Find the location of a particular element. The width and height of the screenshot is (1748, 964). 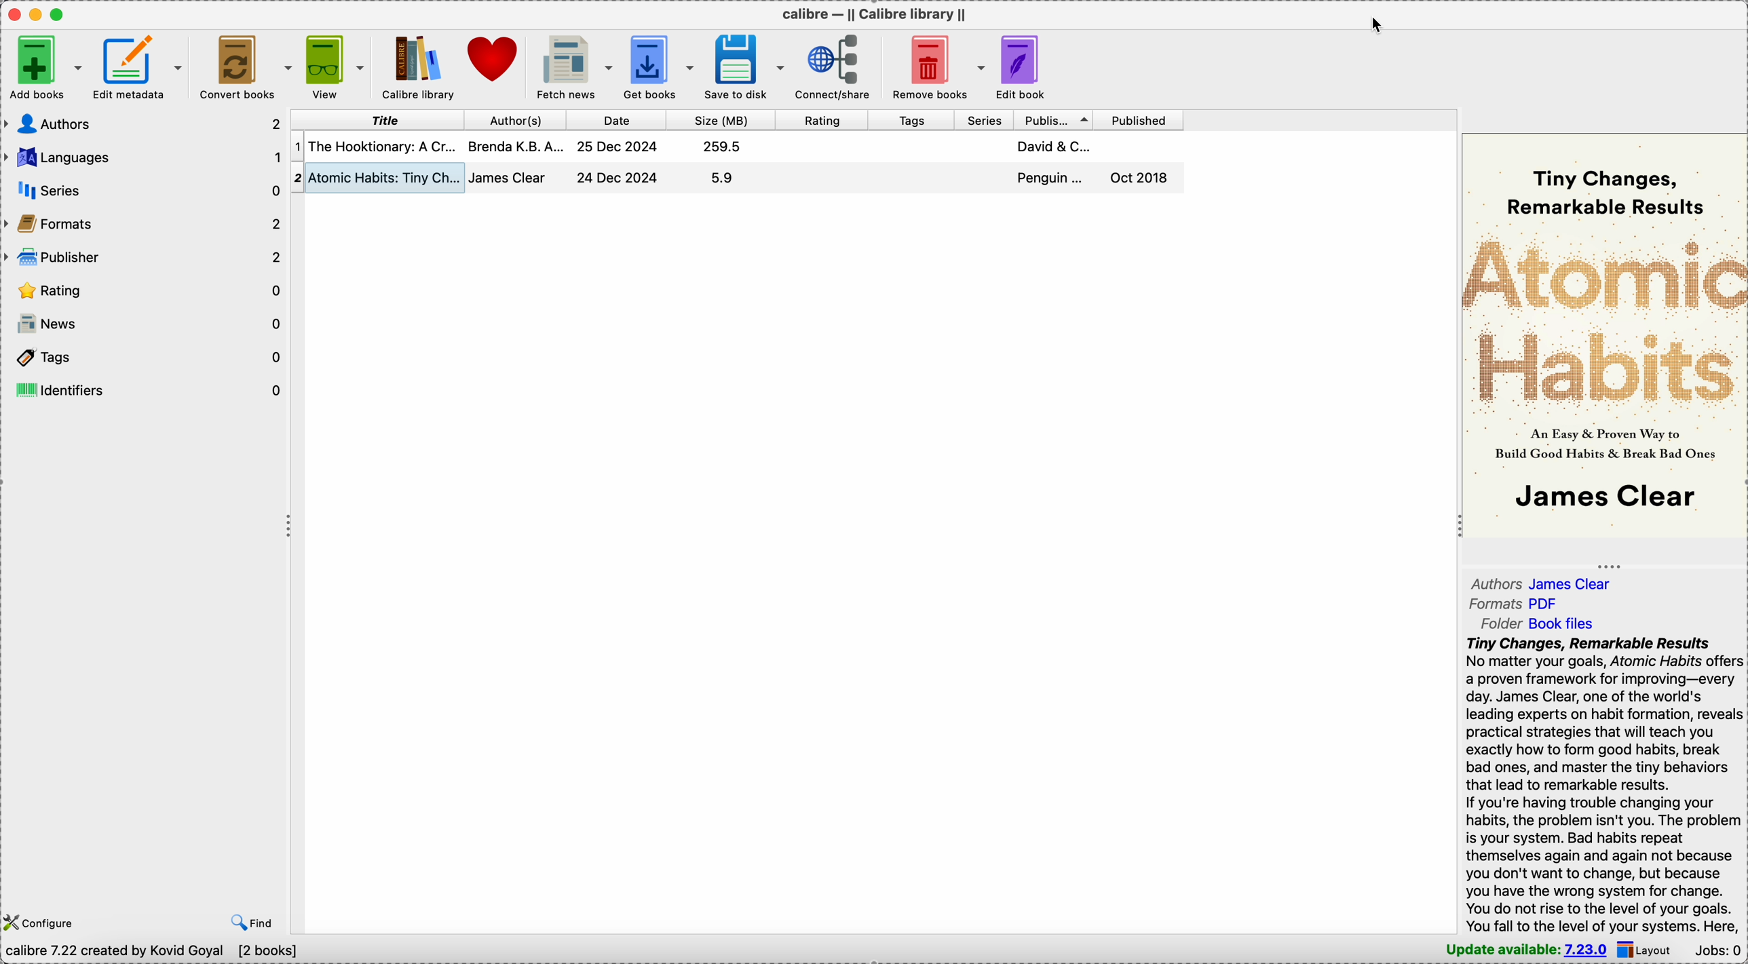

publisher is located at coordinates (1062, 120).